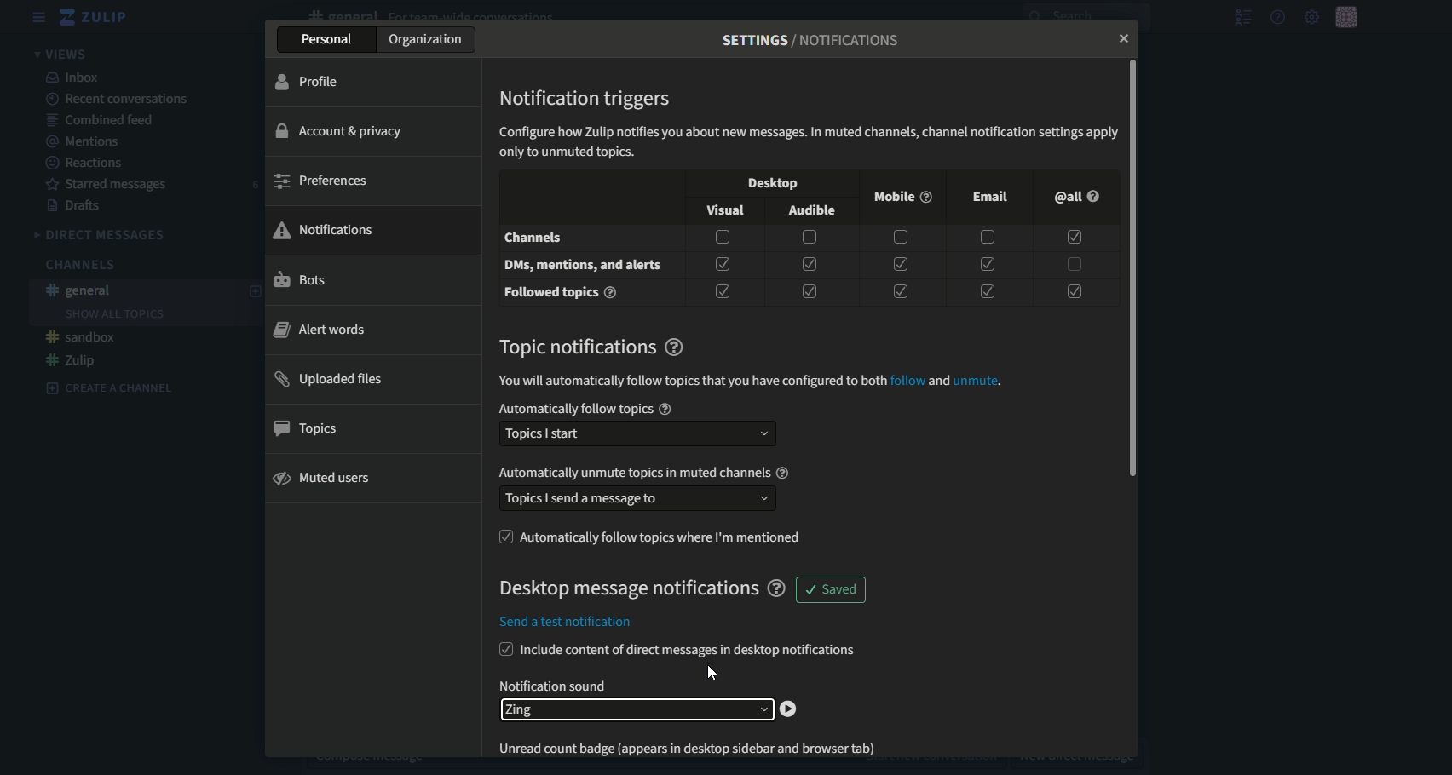 This screenshot has width=1452, height=775. I want to click on muted users, so click(325, 479).